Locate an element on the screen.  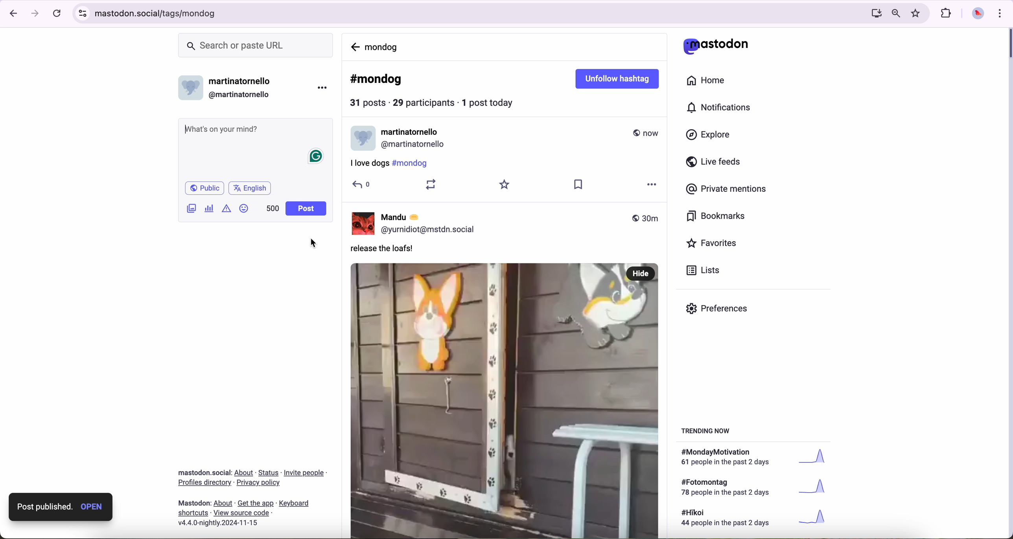
gif is located at coordinates (646, 473).